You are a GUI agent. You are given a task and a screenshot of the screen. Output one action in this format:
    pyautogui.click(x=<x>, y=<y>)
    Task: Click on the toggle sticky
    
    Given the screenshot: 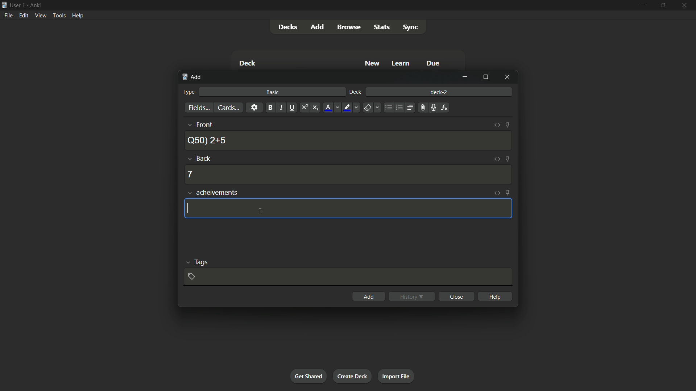 What is the action you would take?
    pyautogui.click(x=508, y=193)
    